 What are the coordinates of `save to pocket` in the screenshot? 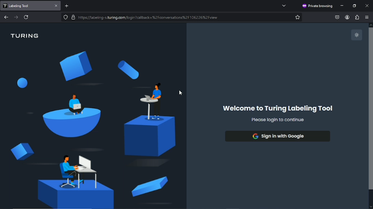 It's located at (337, 17).